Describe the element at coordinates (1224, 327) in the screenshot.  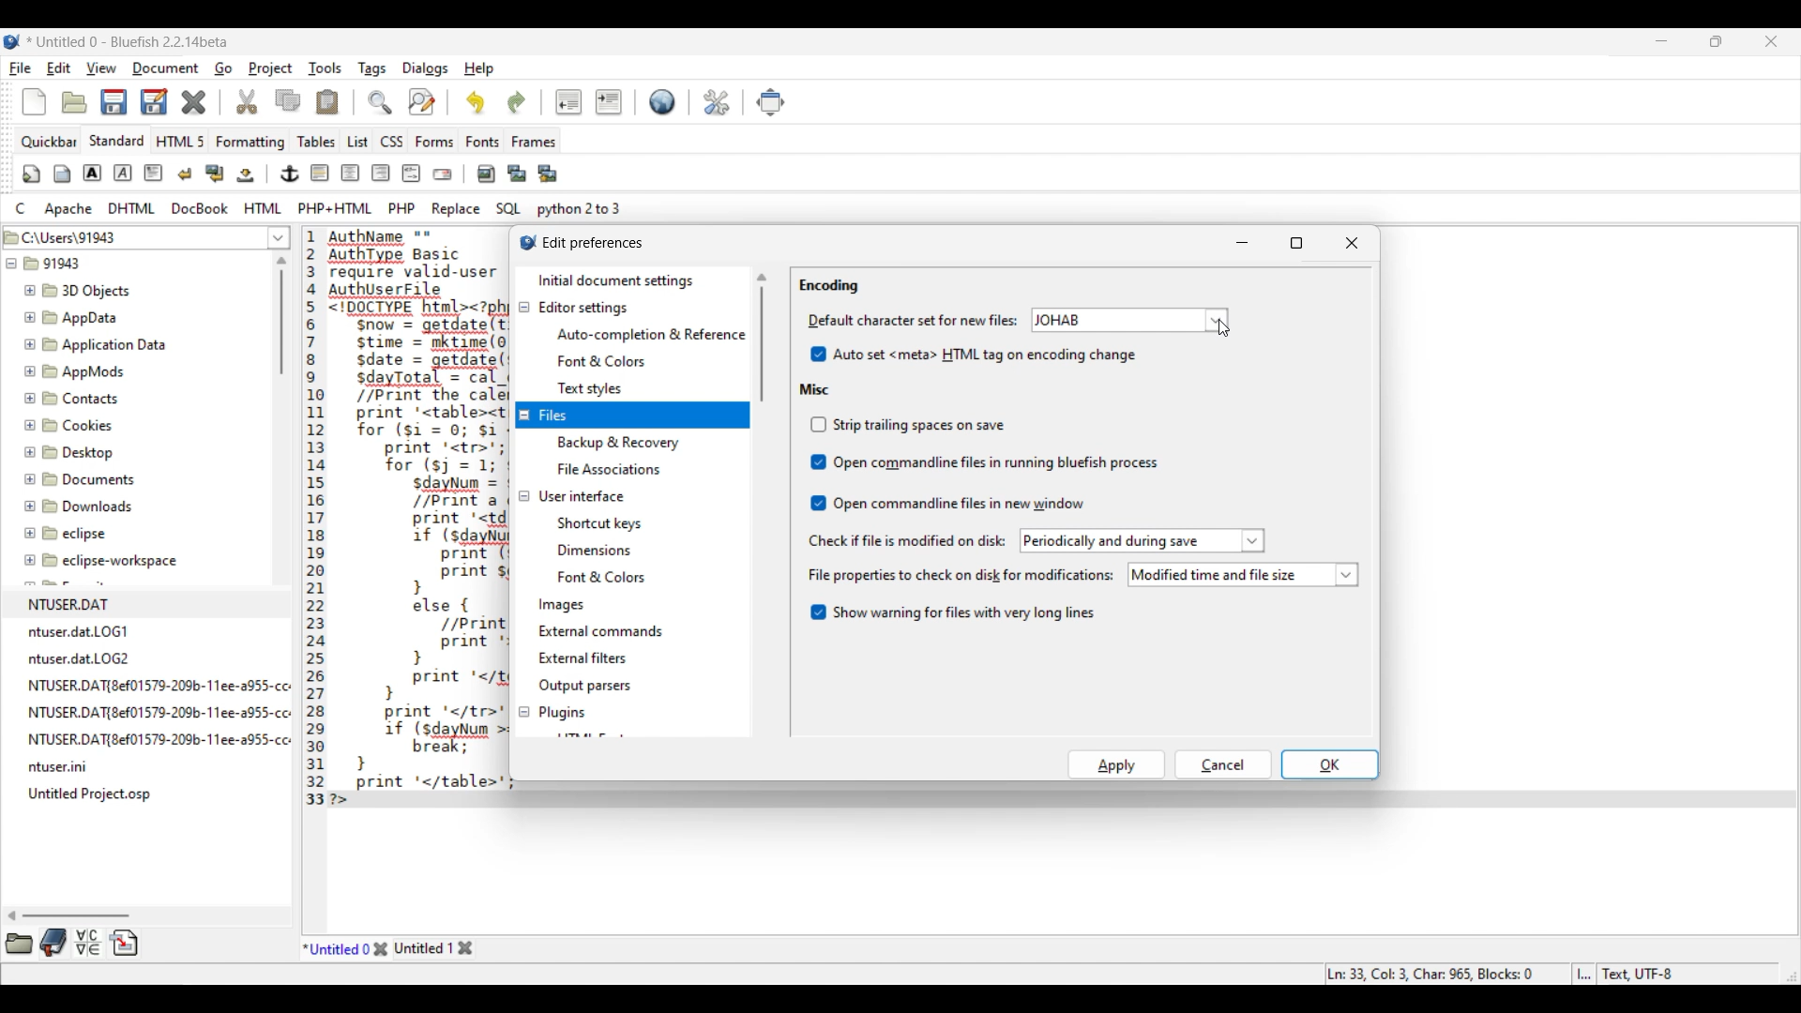
I see `cursor` at that location.